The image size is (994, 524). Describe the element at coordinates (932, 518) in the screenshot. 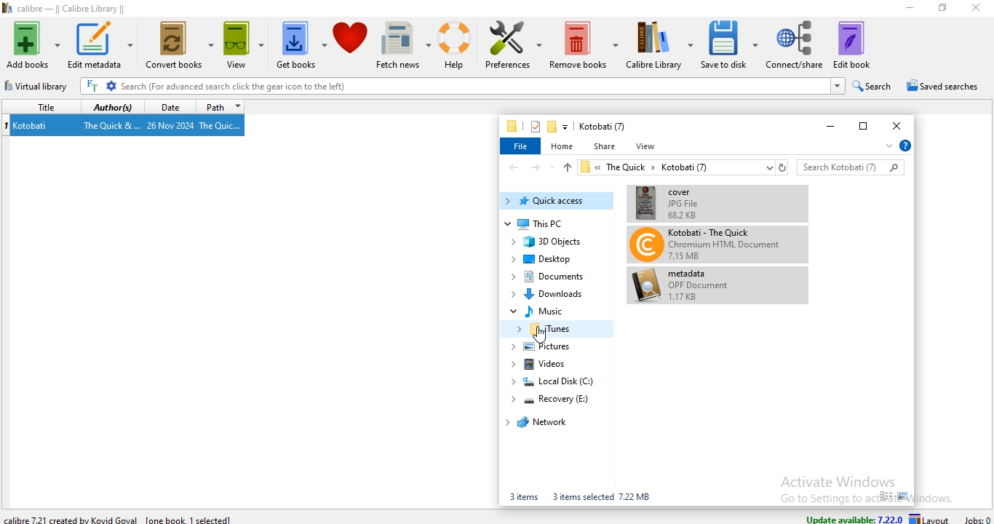

I see `layout` at that location.